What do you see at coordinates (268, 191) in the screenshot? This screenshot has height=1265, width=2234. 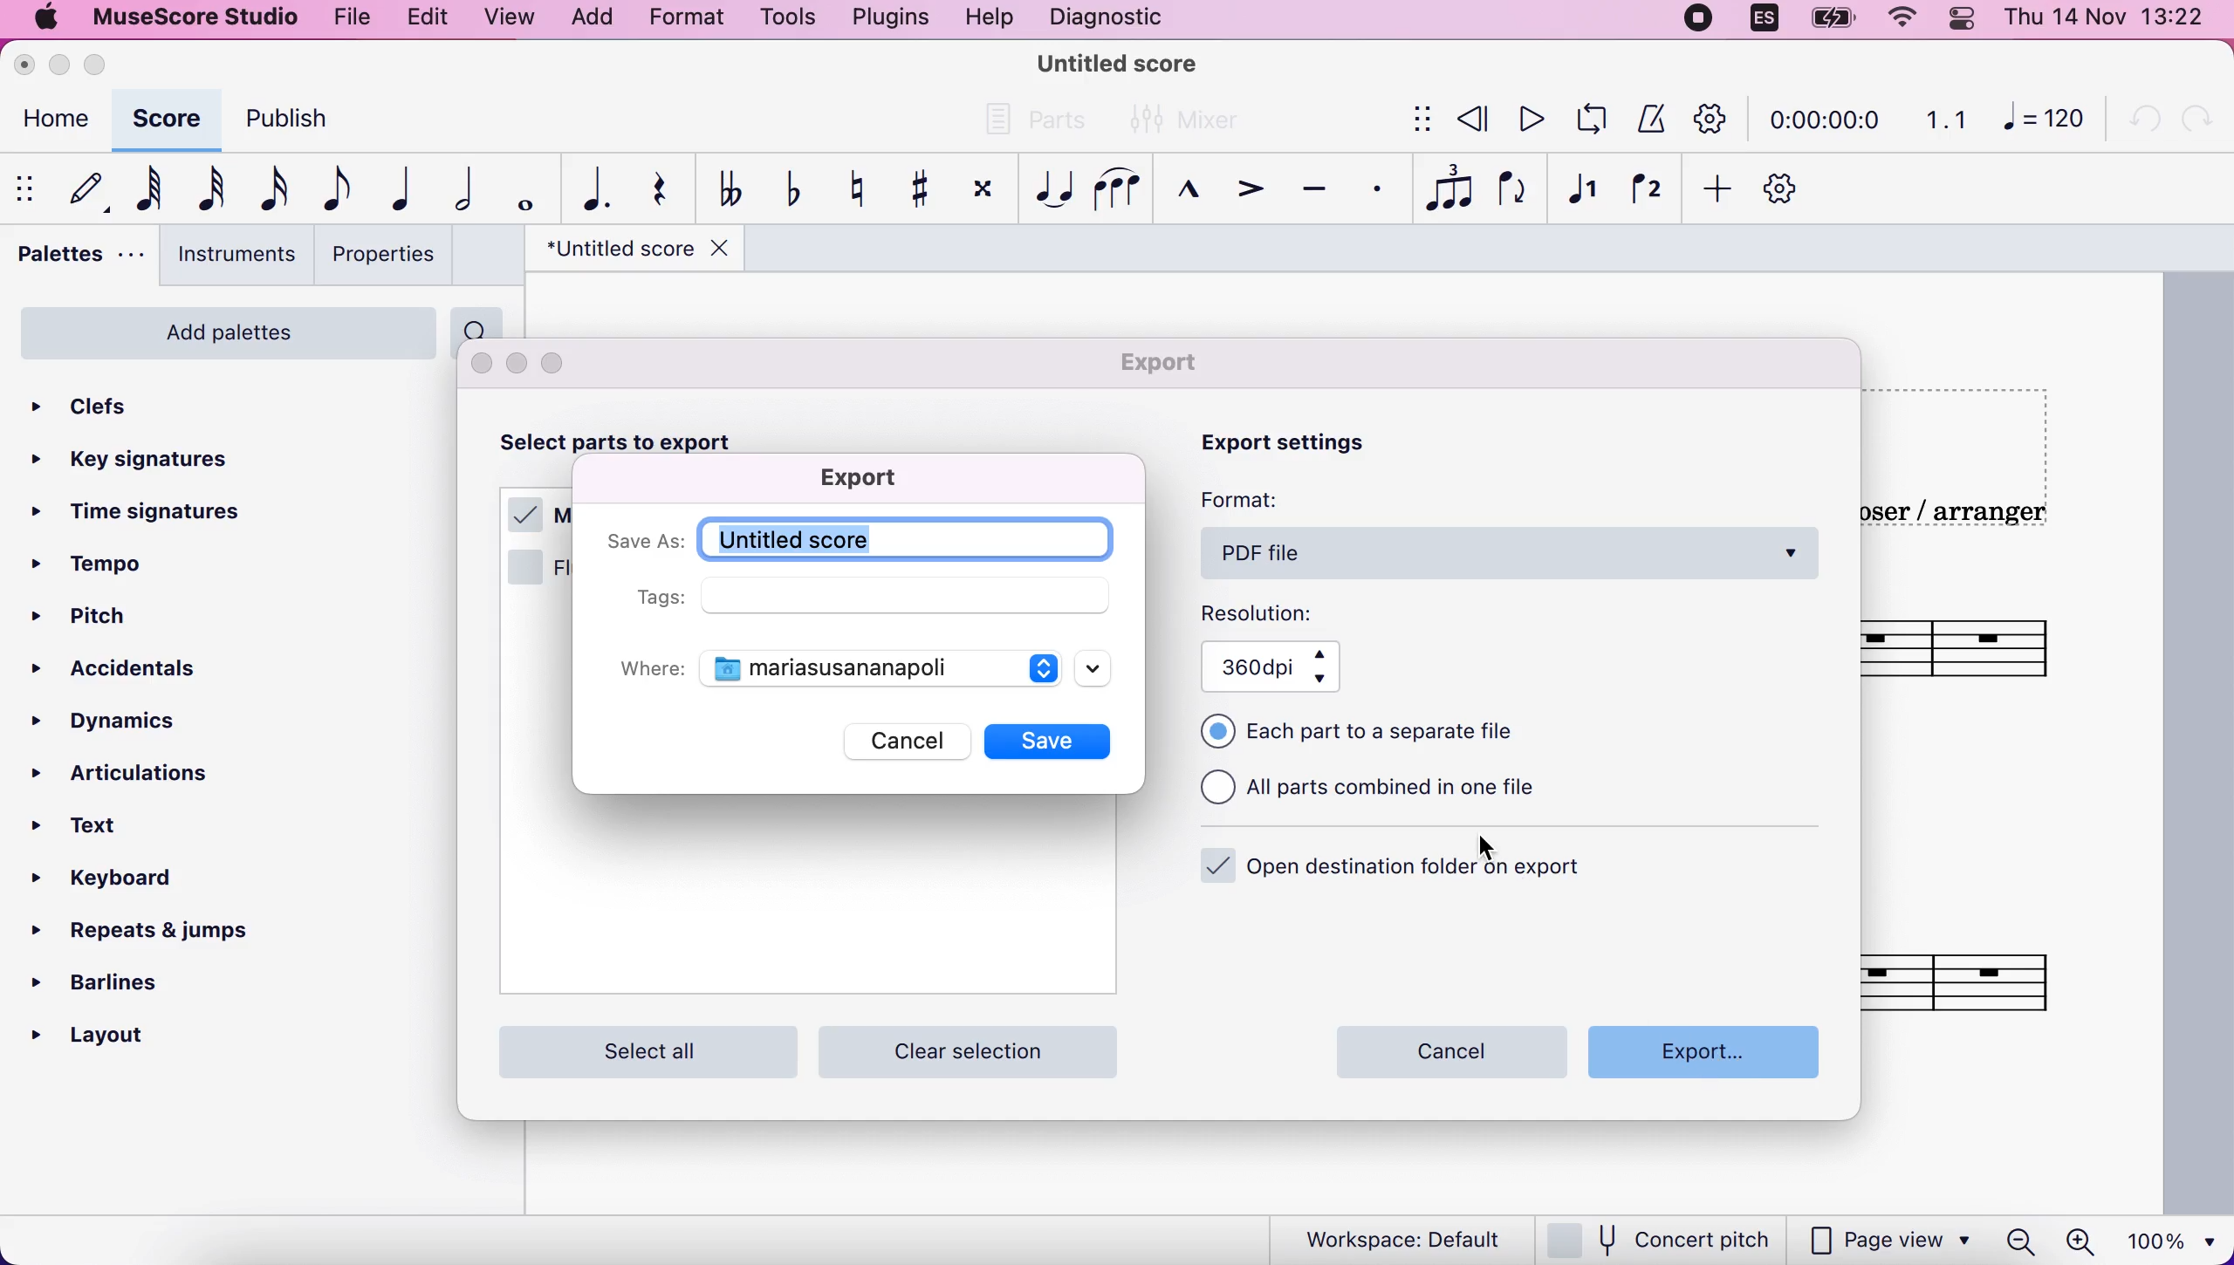 I see `16th note` at bounding box center [268, 191].